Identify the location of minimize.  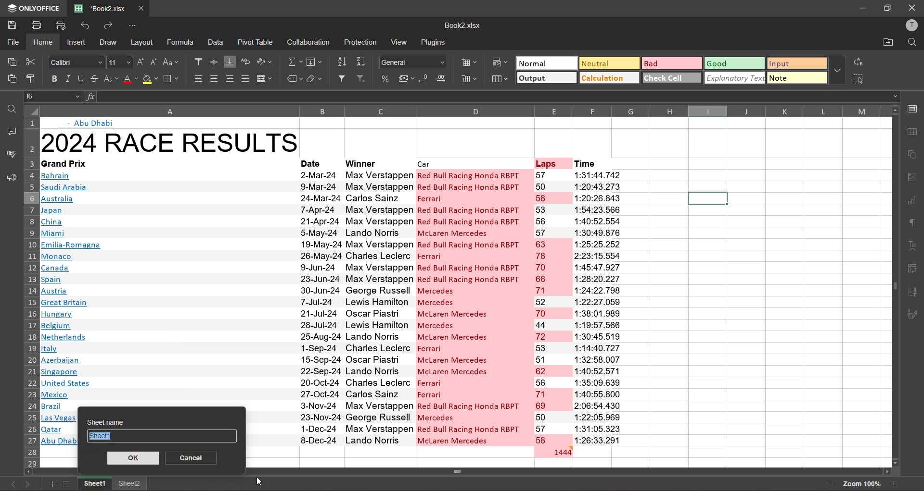
(860, 9).